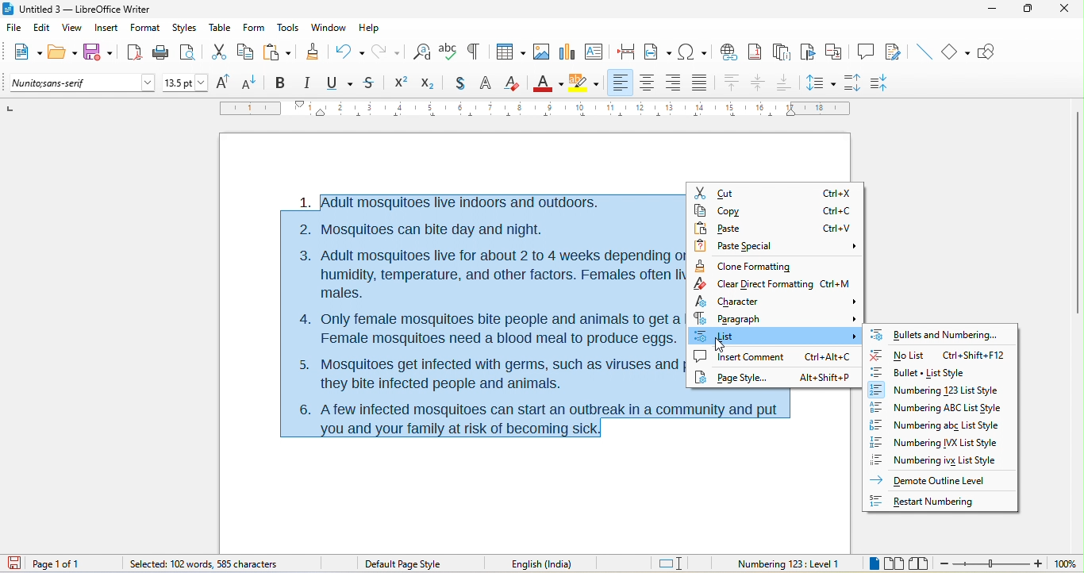 Image resolution: width=1084 pixels, height=573 pixels. Describe the element at coordinates (775, 190) in the screenshot. I see `cut` at that location.